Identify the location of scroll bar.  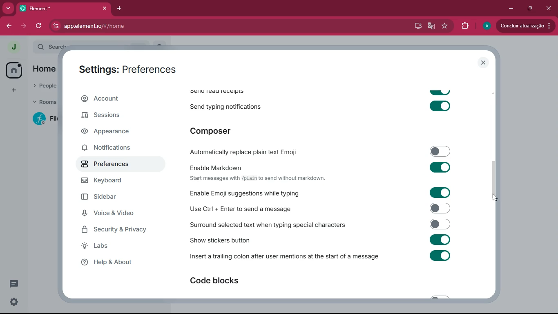
(498, 181).